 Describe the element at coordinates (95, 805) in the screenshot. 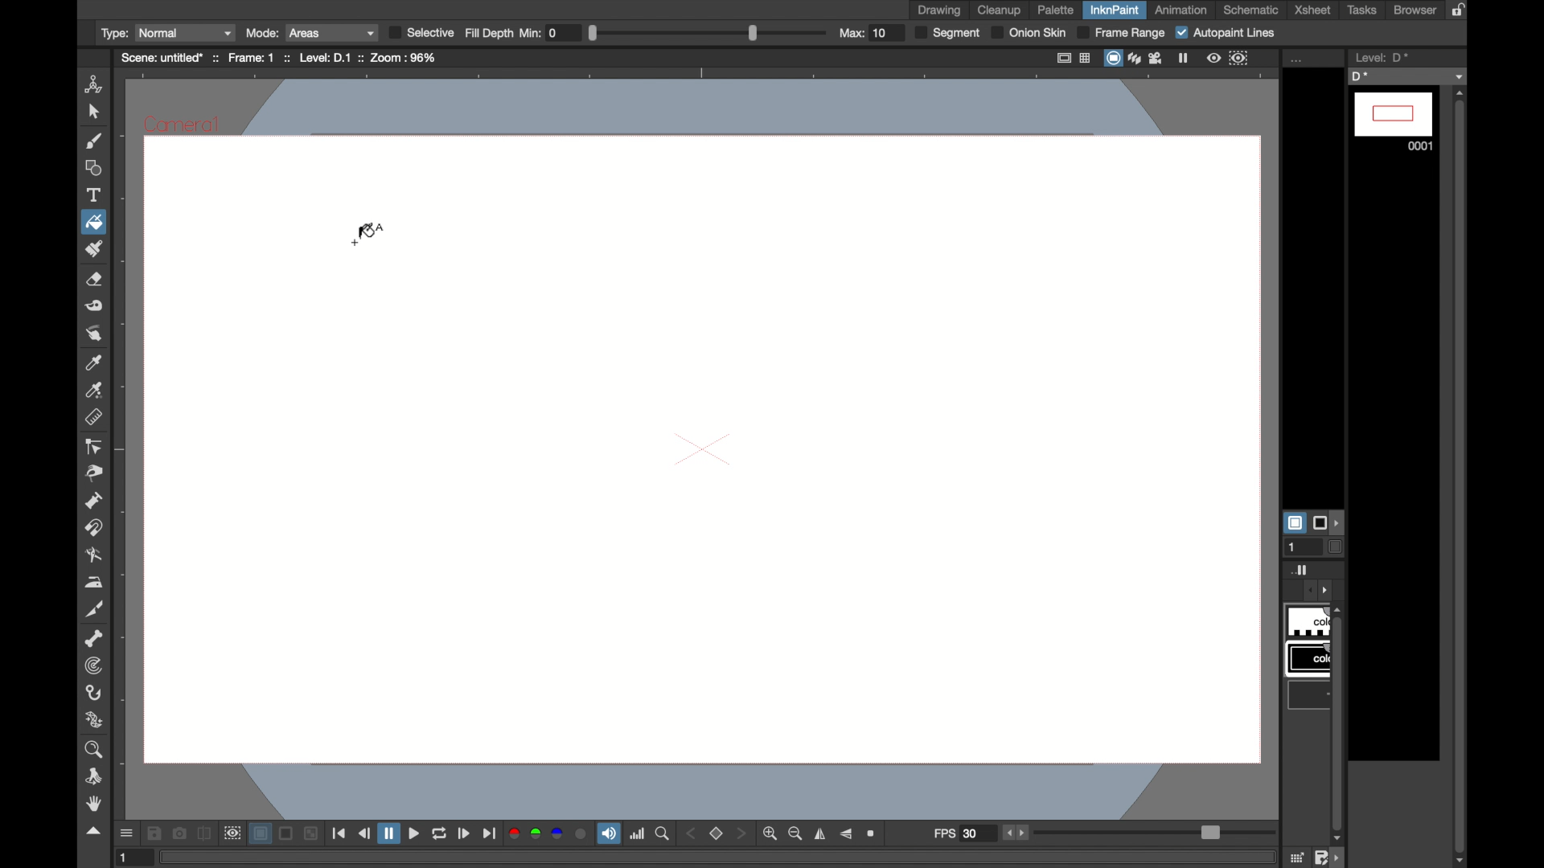

I see `hand tool` at that location.